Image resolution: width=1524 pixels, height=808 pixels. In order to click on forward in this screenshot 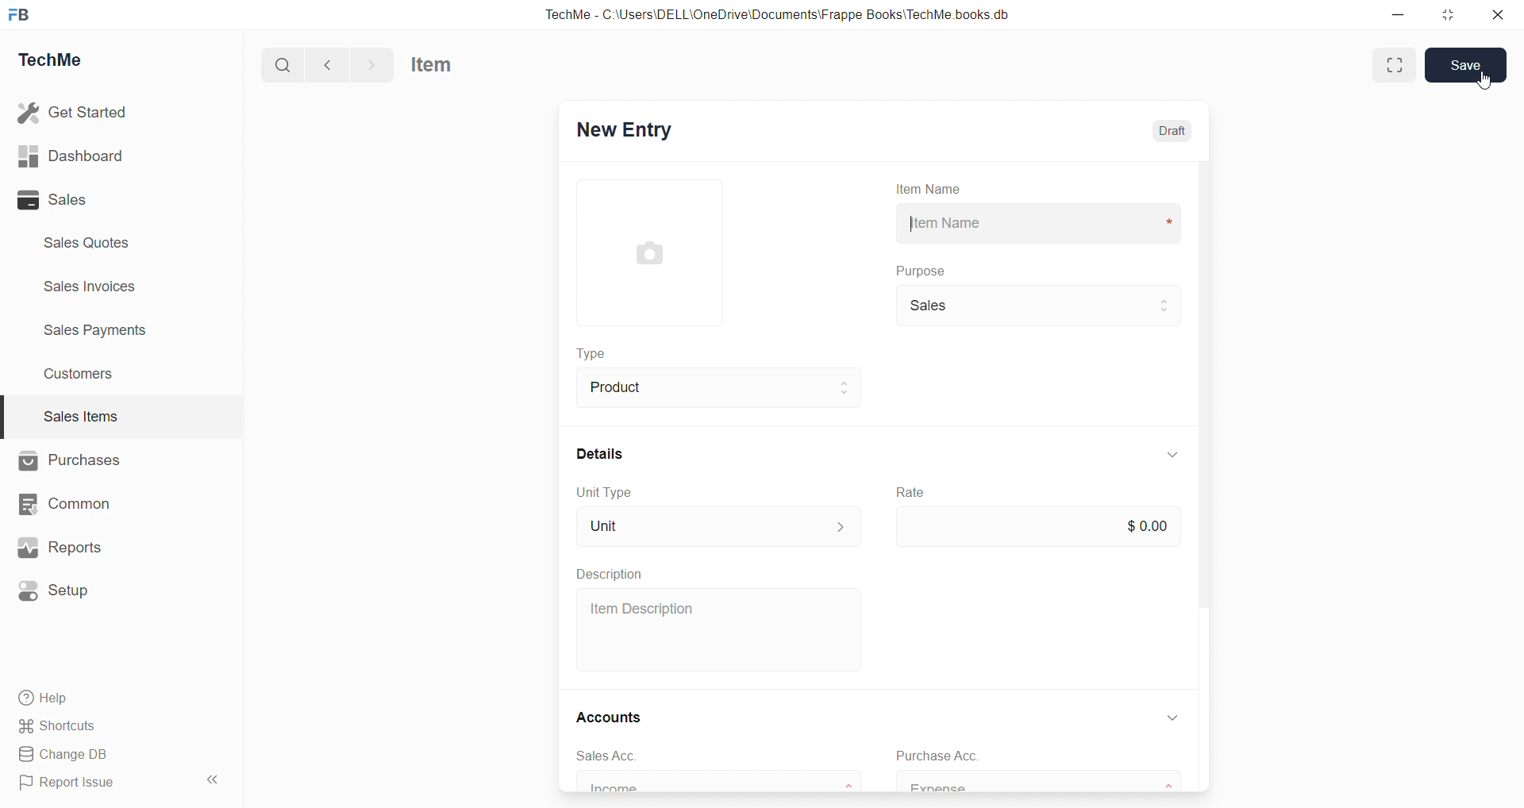, I will do `click(371, 64)`.